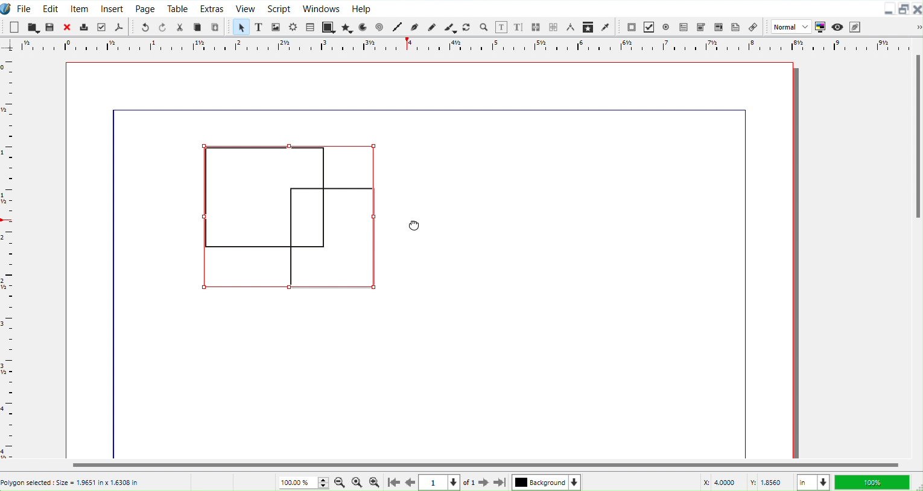  What do you see at coordinates (467, 27) in the screenshot?
I see `Rotate Item` at bounding box center [467, 27].